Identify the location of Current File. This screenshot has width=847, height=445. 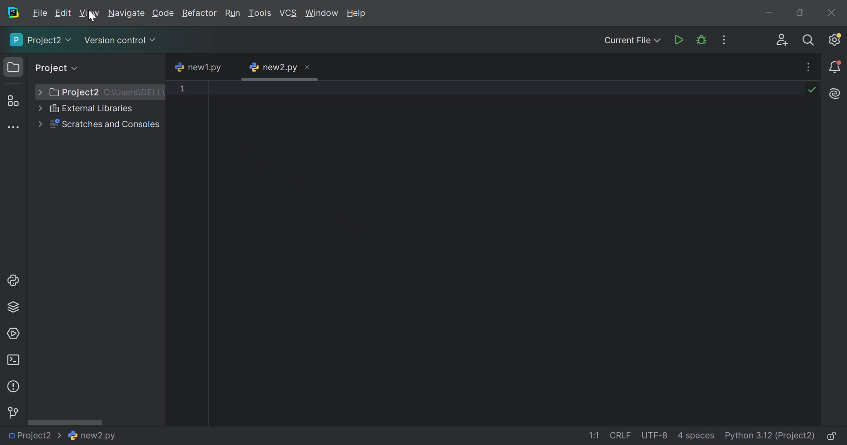
(632, 41).